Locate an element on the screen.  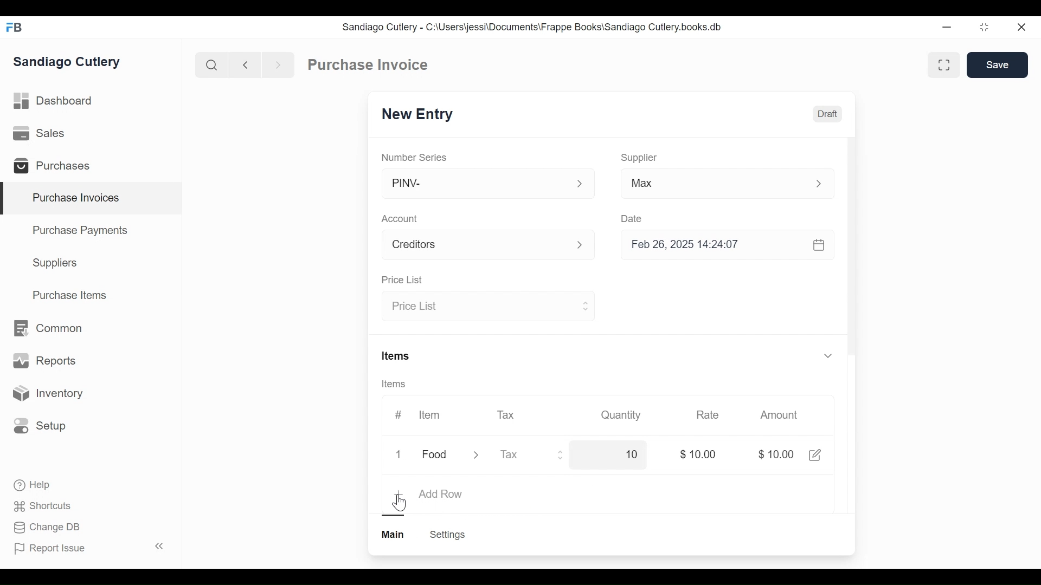
Sales is located at coordinates (41, 134).